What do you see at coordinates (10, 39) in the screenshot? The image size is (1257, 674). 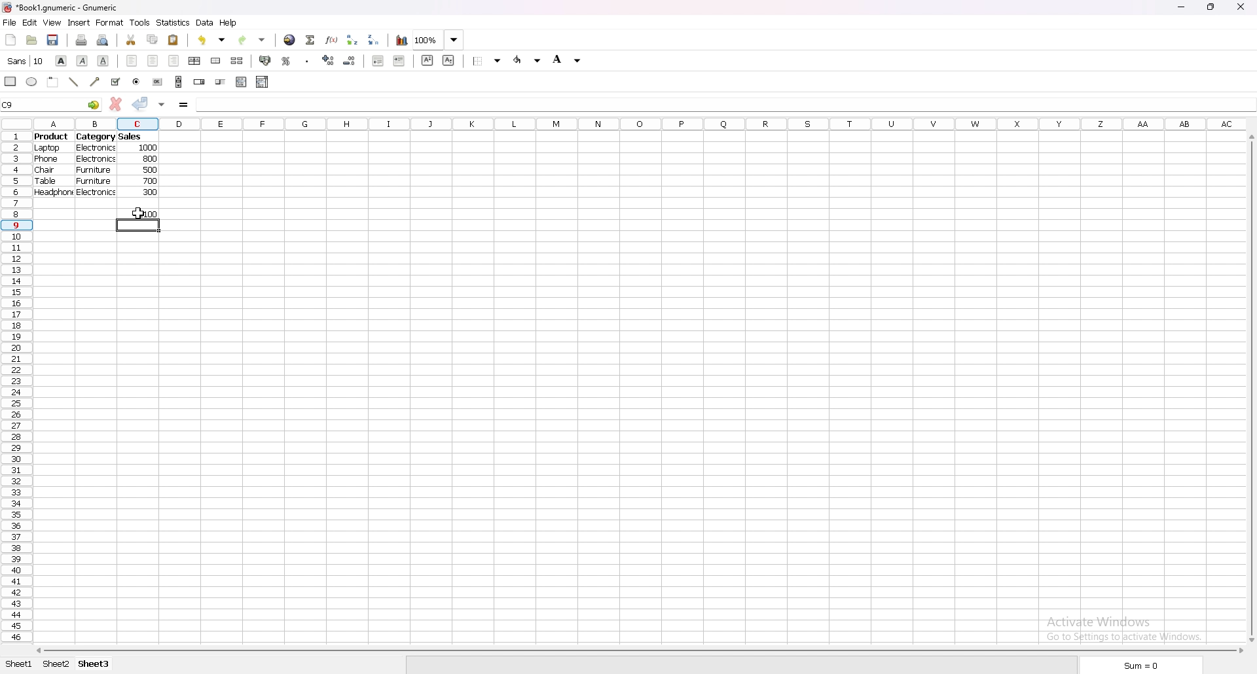 I see `new` at bounding box center [10, 39].